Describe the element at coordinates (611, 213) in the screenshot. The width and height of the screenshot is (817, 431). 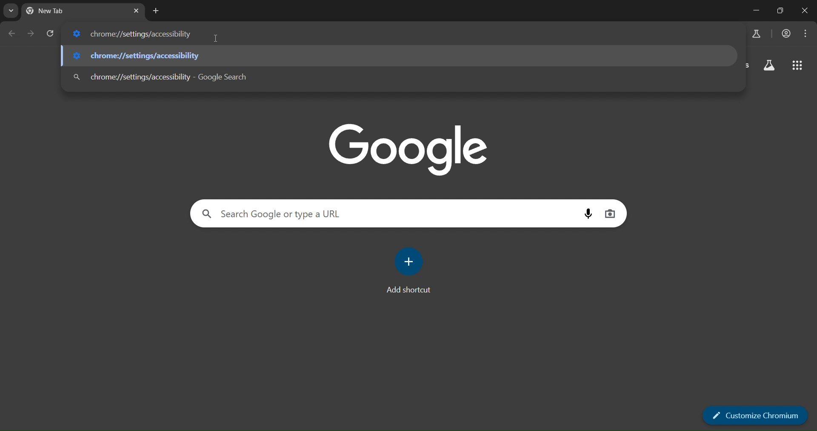
I see `image search` at that location.